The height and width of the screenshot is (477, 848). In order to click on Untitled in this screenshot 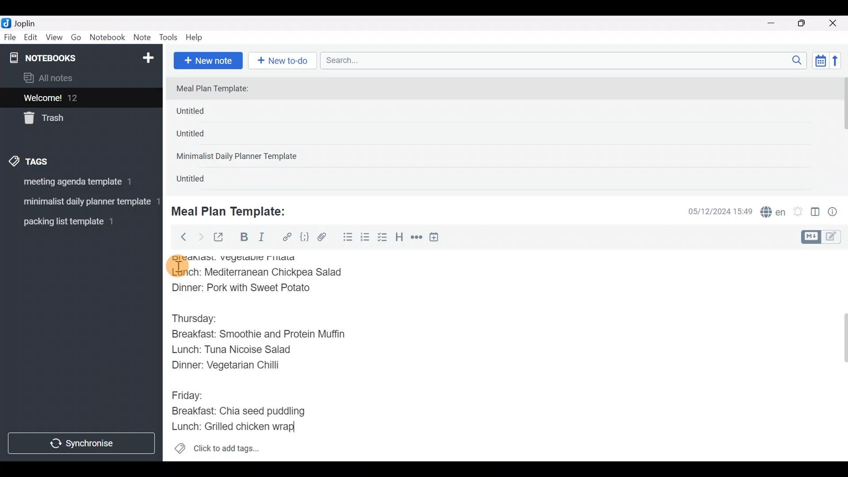, I will do `click(202, 136)`.